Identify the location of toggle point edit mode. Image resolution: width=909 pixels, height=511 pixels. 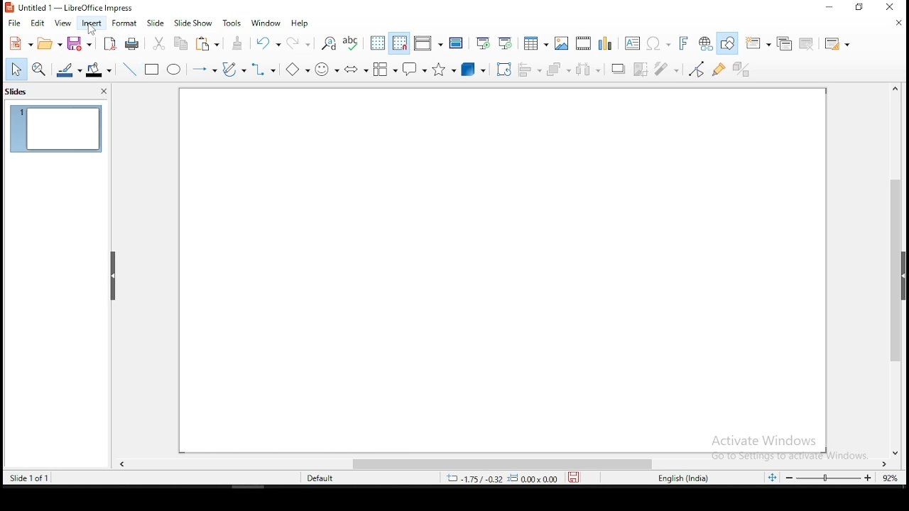
(697, 67).